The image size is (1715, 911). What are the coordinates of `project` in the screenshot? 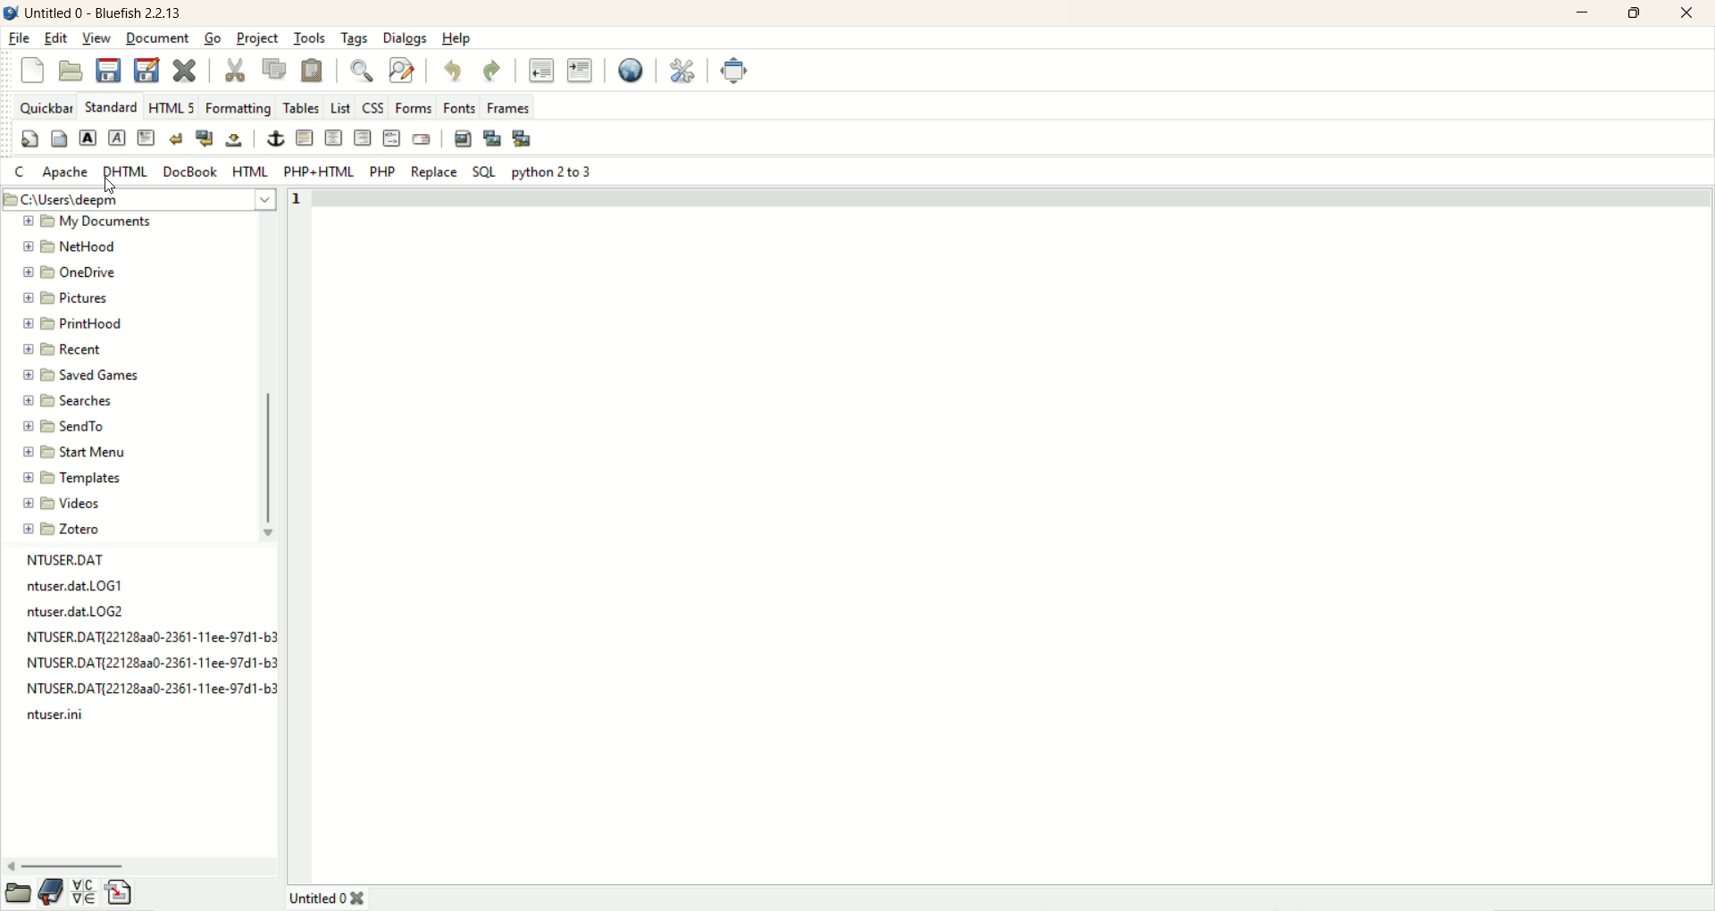 It's located at (258, 38).